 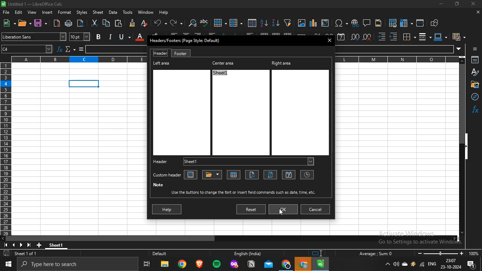 What do you see at coordinates (341, 36) in the screenshot?
I see `format as date` at bounding box center [341, 36].